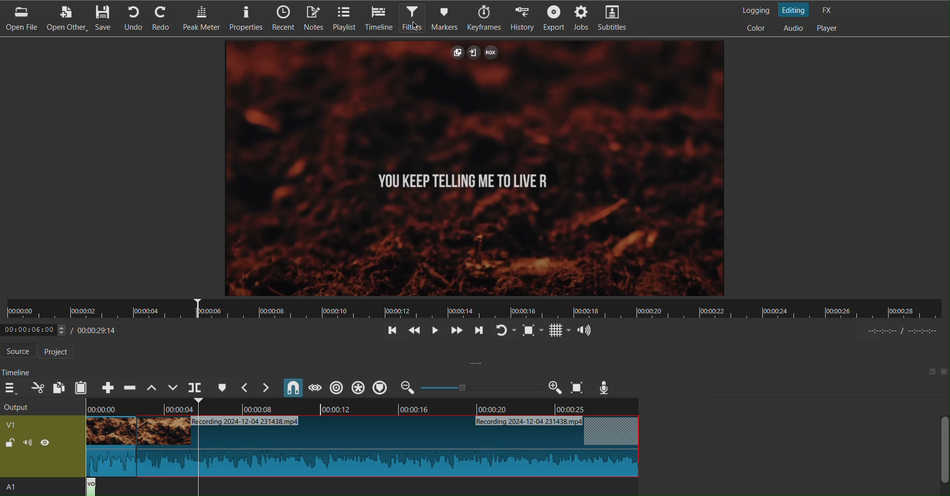  What do you see at coordinates (533, 330) in the screenshot?
I see `Zoom Fit` at bounding box center [533, 330].